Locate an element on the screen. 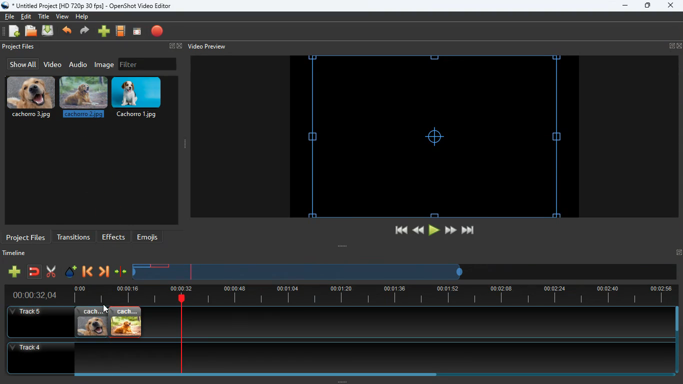  cachorro.2.jpg is located at coordinates (84, 99).